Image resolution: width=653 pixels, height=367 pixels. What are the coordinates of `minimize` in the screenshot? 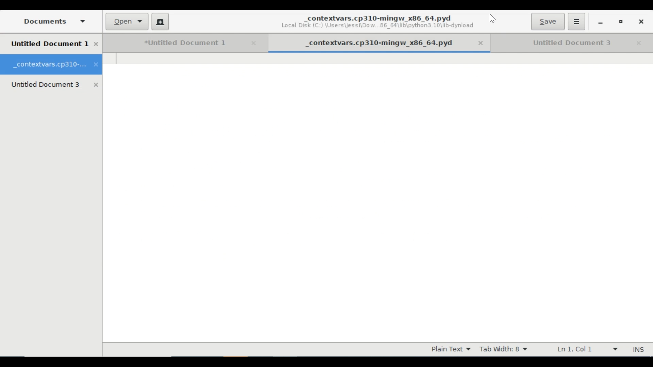 It's located at (600, 22).